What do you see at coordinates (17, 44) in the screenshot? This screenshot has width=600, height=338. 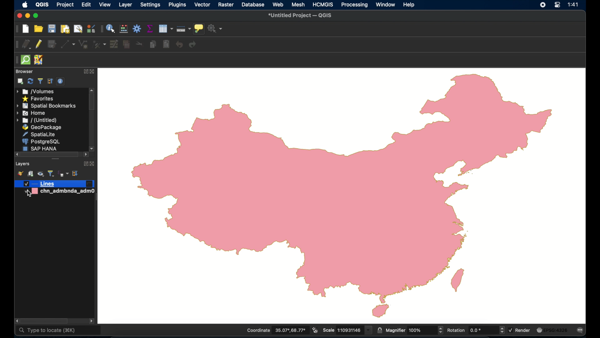 I see `digitizing toolbar` at bounding box center [17, 44].